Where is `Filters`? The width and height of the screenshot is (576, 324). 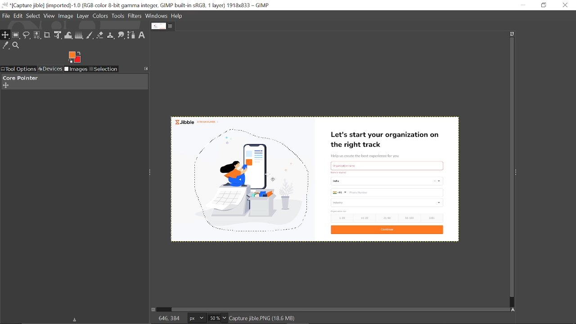 Filters is located at coordinates (135, 16).